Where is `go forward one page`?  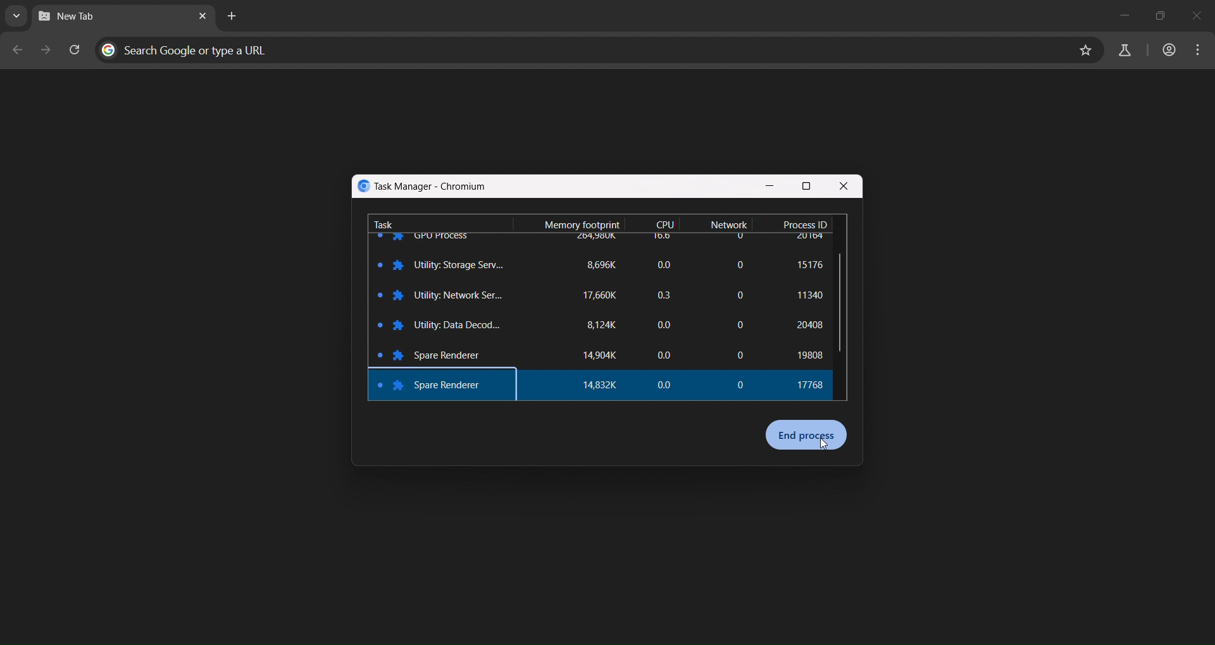 go forward one page is located at coordinates (46, 51).